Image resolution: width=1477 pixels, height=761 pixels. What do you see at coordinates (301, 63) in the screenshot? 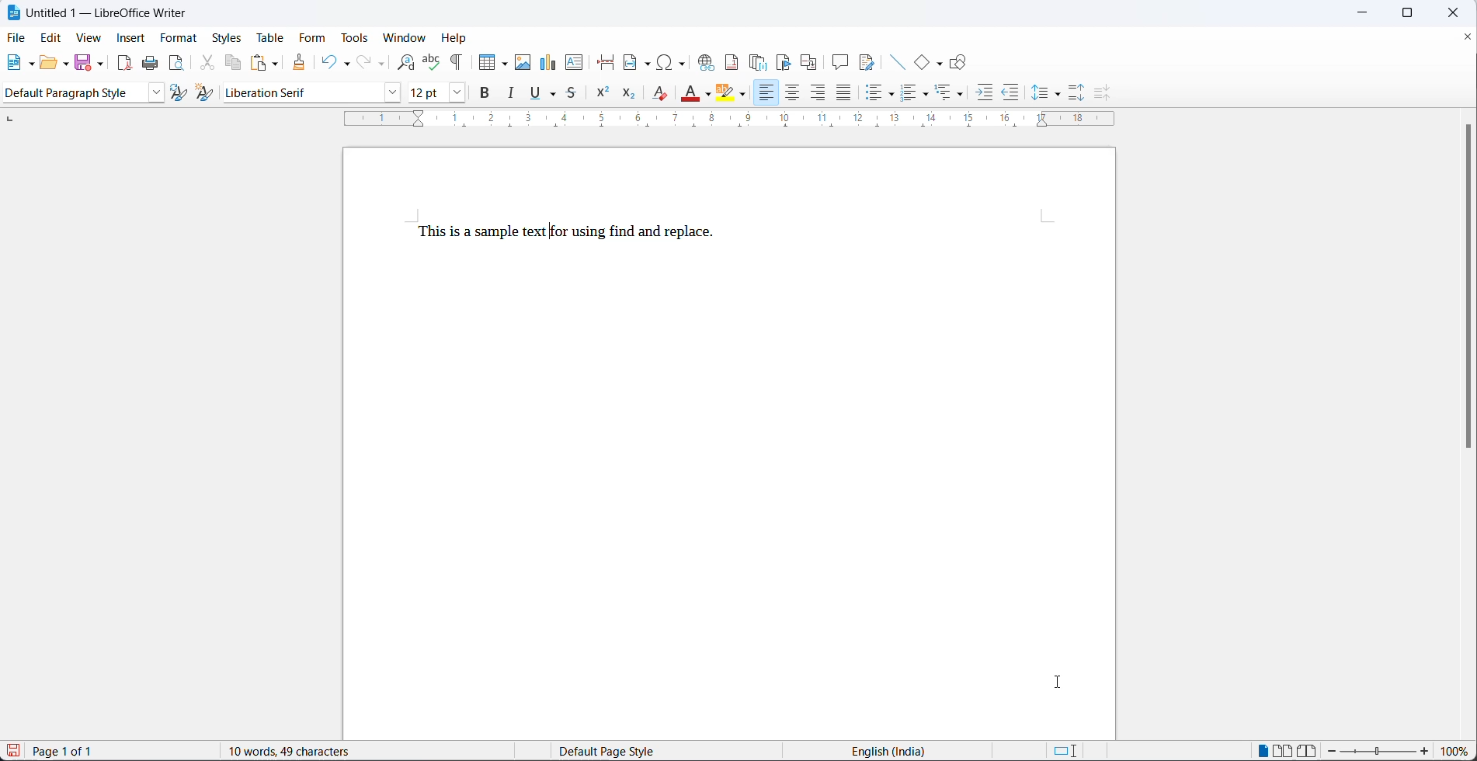
I see `clone formatting` at bounding box center [301, 63].